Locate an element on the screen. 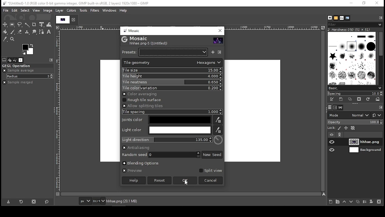 Image resolution: width=385 pixels, height=217 pixels. cancel is located at coordinates (211, 181).